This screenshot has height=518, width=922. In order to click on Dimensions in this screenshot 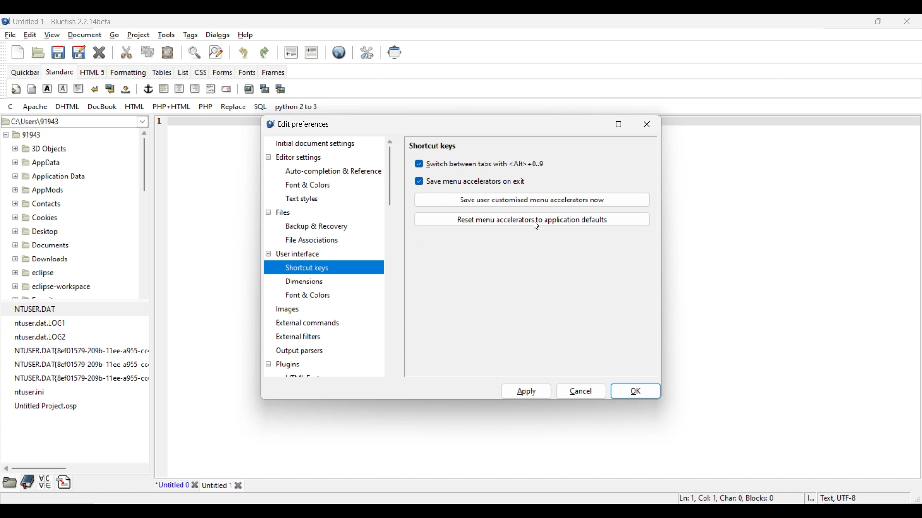, I will do `click(306, 281)`.